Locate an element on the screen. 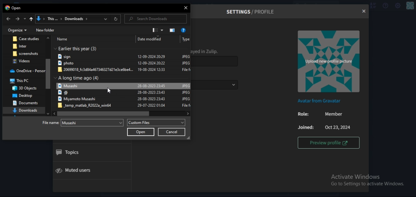 The image size is (416, 197). file is located at coordinates (124, 70).